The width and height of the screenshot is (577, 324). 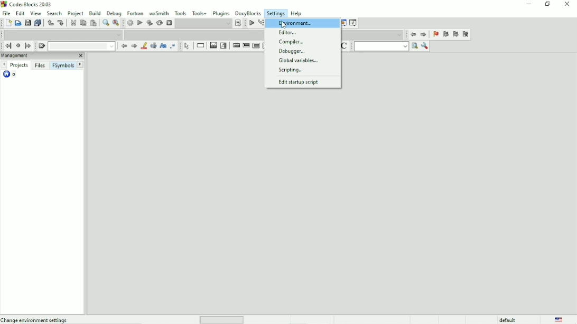 What do you see at coordinates (163, 46) in the screenshot?
I see `Match case` at bounding box center [163, 46].